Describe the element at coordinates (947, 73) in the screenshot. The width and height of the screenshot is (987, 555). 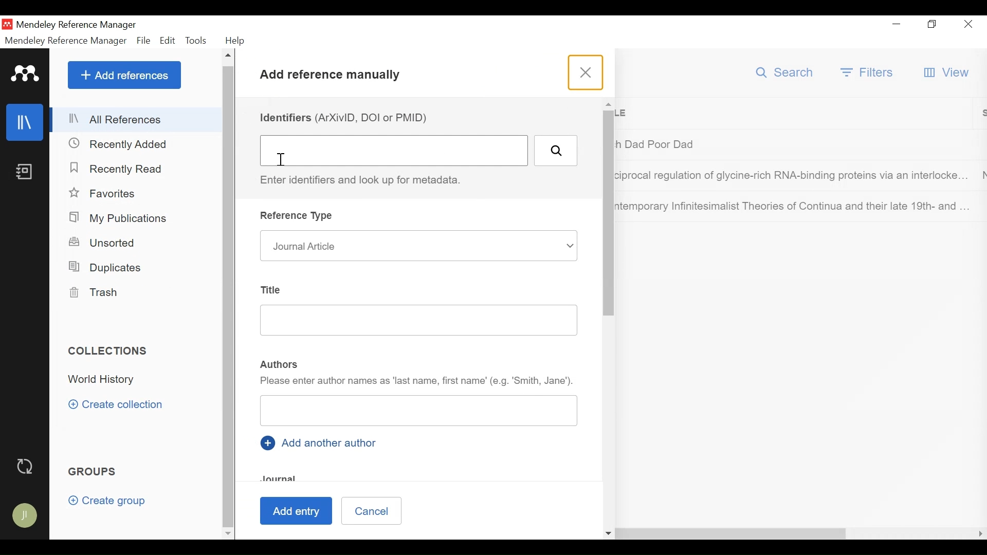
I see `View` at that location.